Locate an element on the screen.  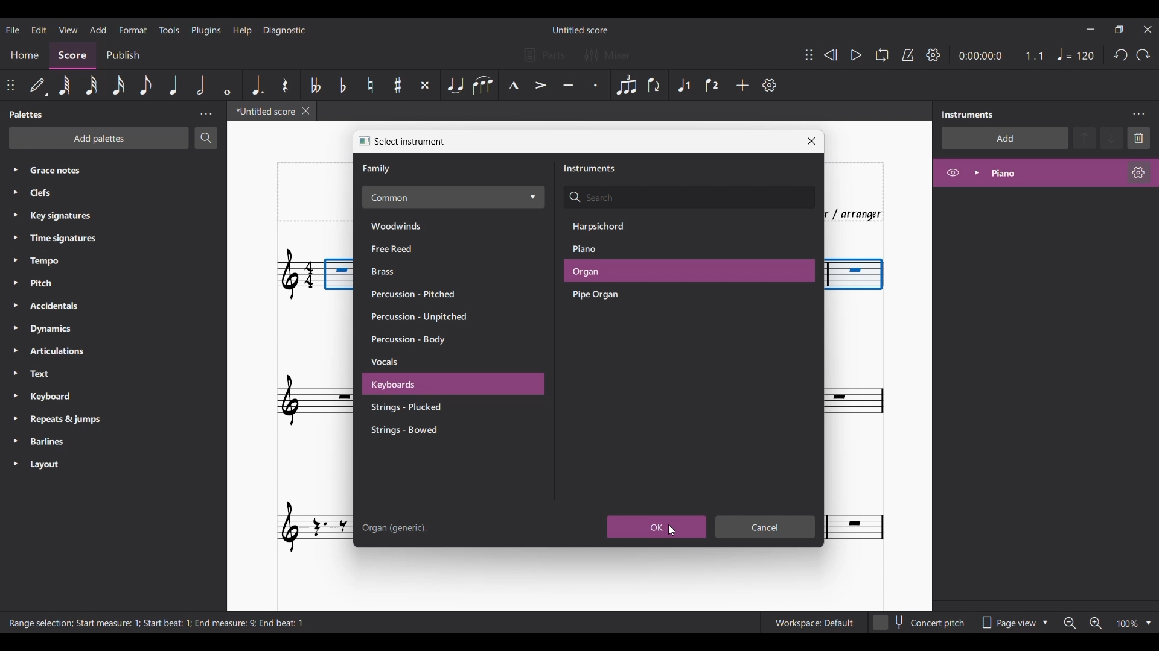
Augmentation dot is located at coordinates (257, 84).